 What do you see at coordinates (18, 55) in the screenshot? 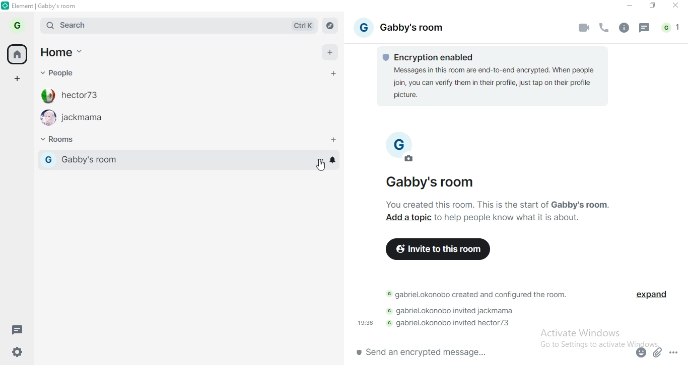
I see `home button` at bounding box center [18, 55].